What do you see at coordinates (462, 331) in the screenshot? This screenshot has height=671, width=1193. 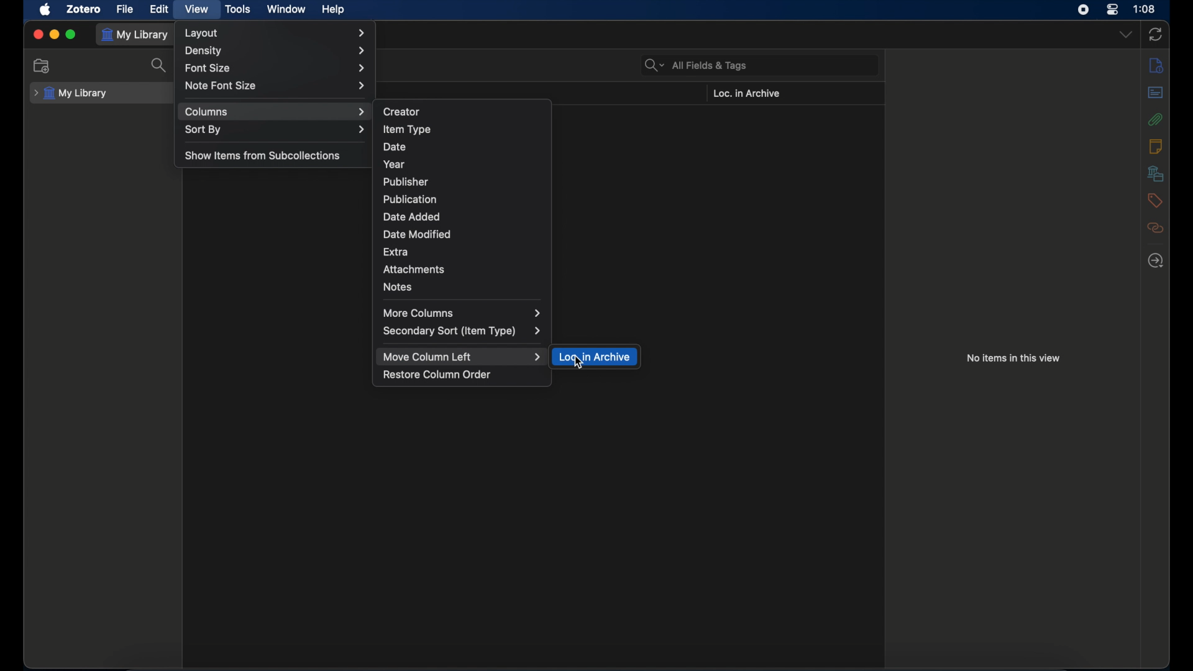 I see `secondary sort` at bounding box center [462, 331].